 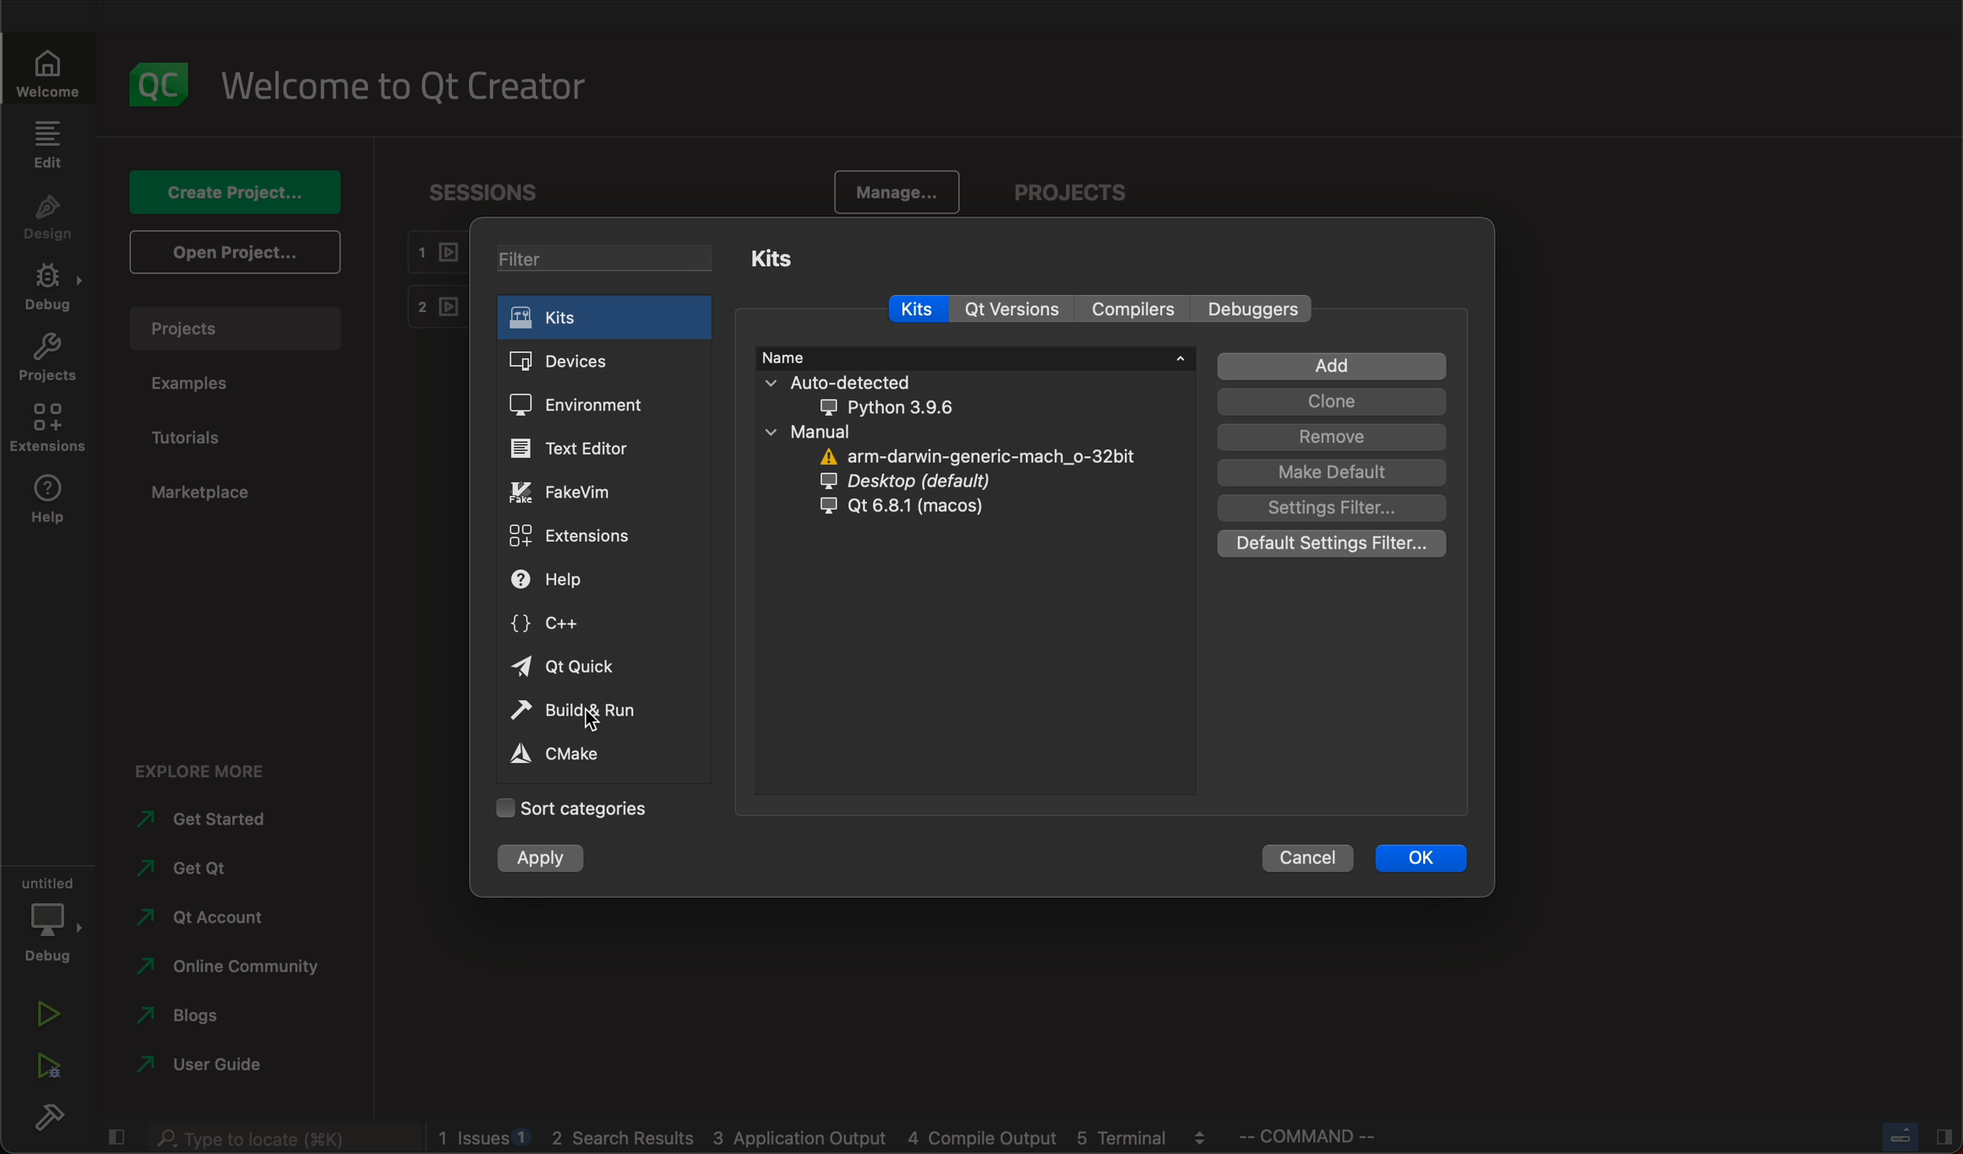 What do you see at coordinates (538, 859) in the screenshot?
I see `apply` at bounding box center [538, 859].